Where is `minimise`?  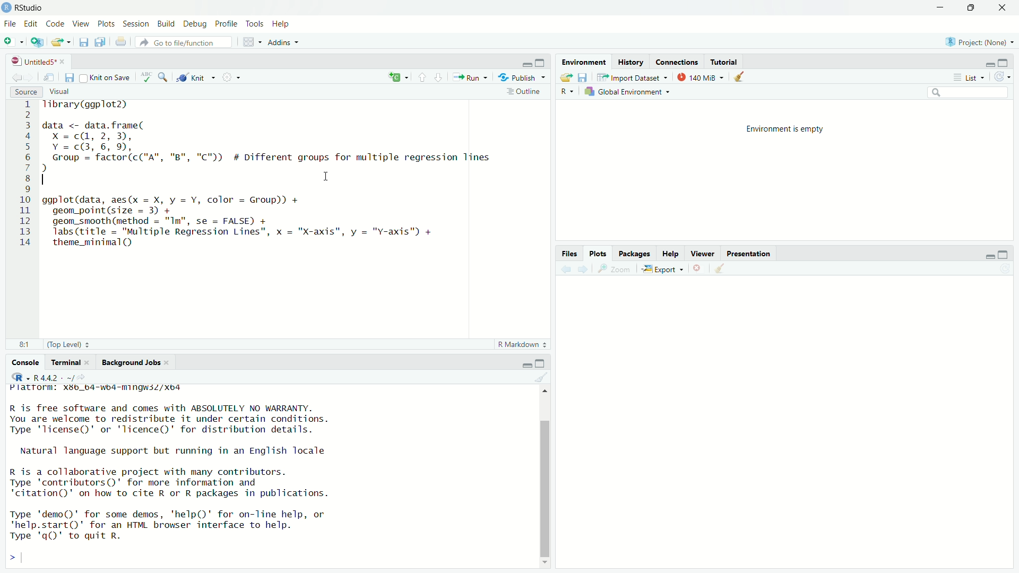 minimise is located at coordinates (979, 254).